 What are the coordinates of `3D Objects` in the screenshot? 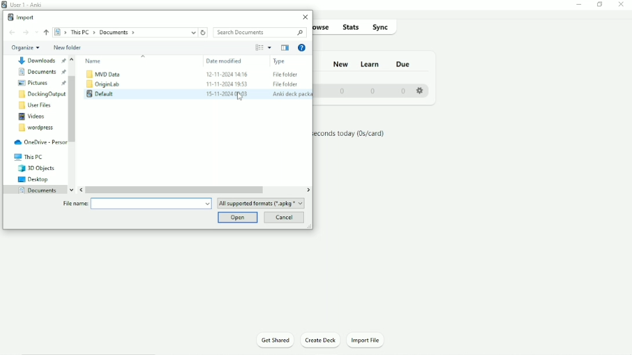 It's located at (36, 168).